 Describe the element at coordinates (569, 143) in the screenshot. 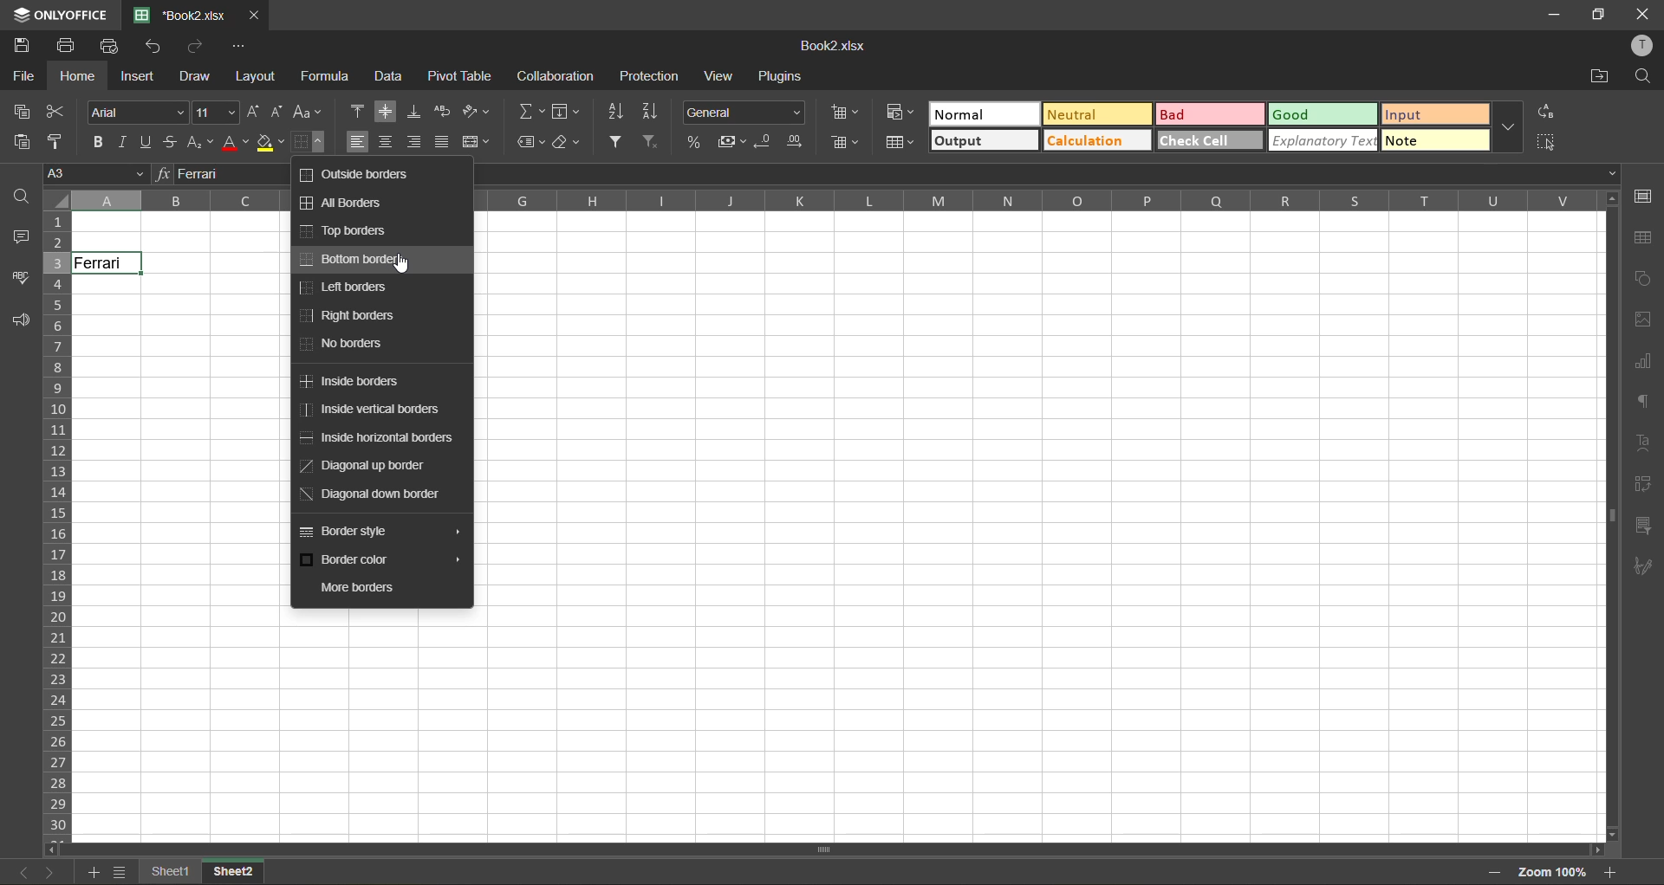

I see `clear` at that location.